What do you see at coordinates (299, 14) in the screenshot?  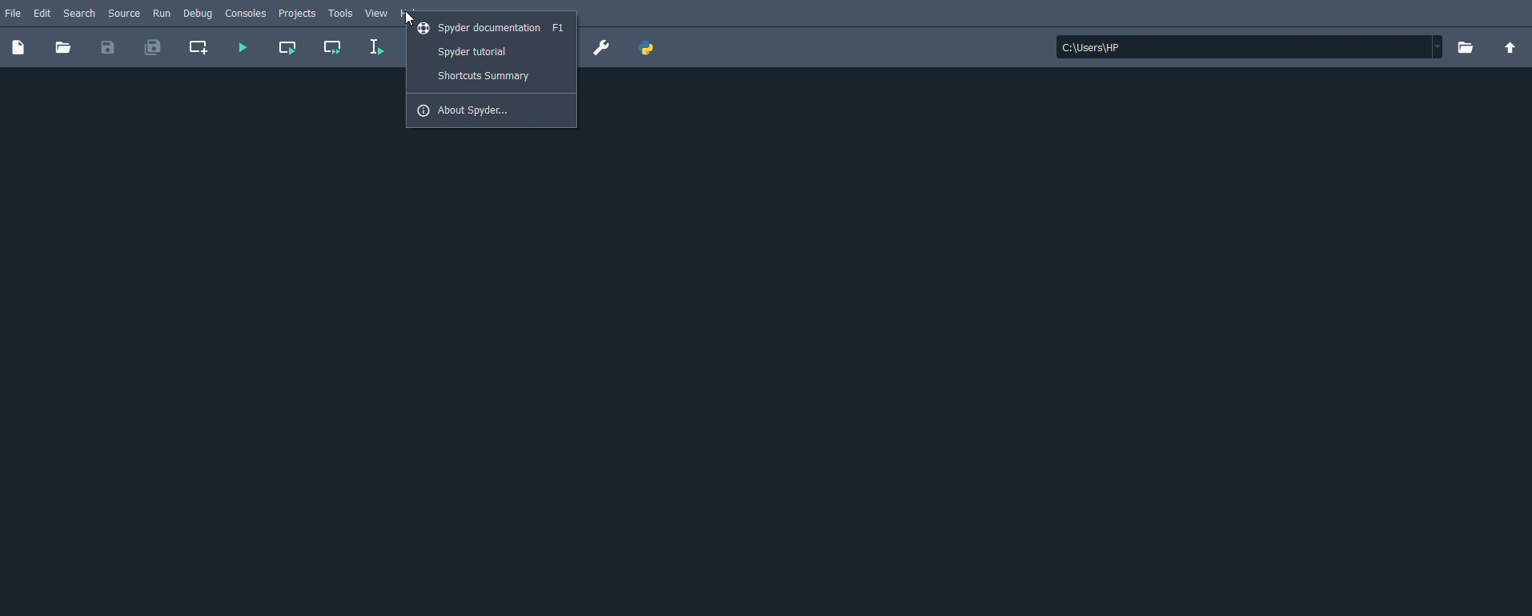 I see `Projects` at bounding box center [299, 14].